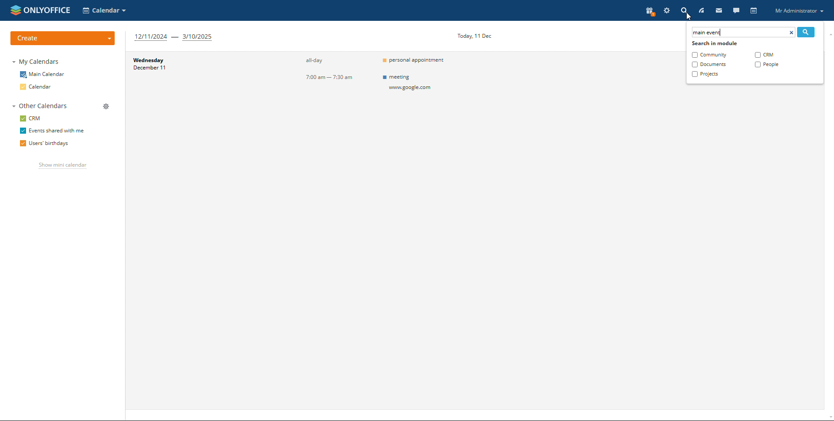  Describe the element at coordinates (715, 44) in the screenshot. I see `search in module` at that location.